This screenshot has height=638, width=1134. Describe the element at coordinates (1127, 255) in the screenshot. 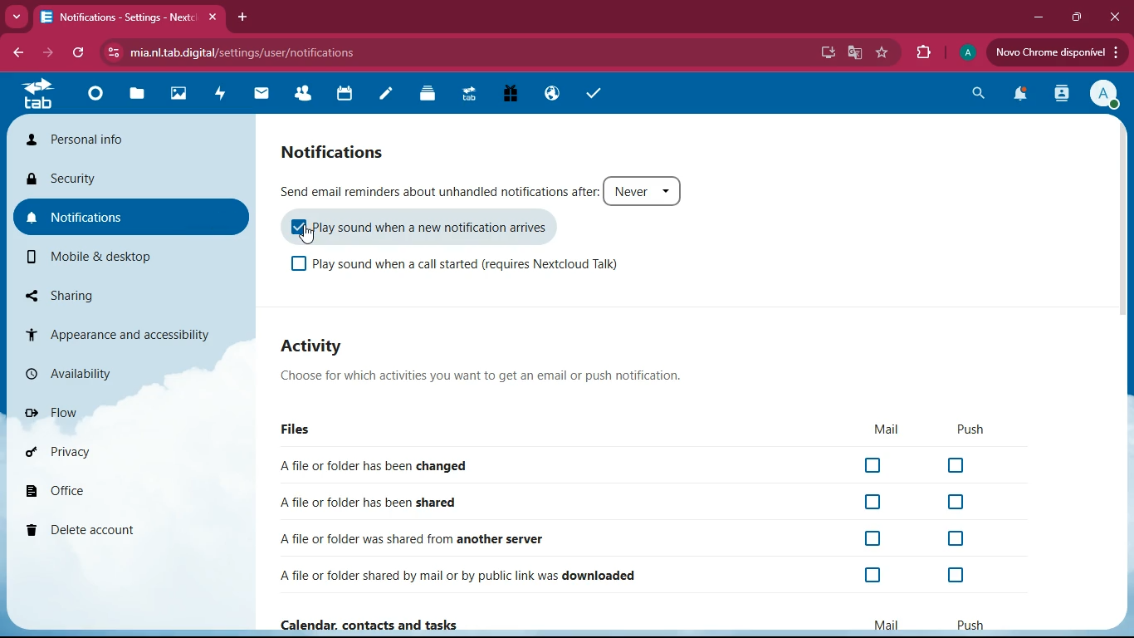

I see `scroll bar` at that location.